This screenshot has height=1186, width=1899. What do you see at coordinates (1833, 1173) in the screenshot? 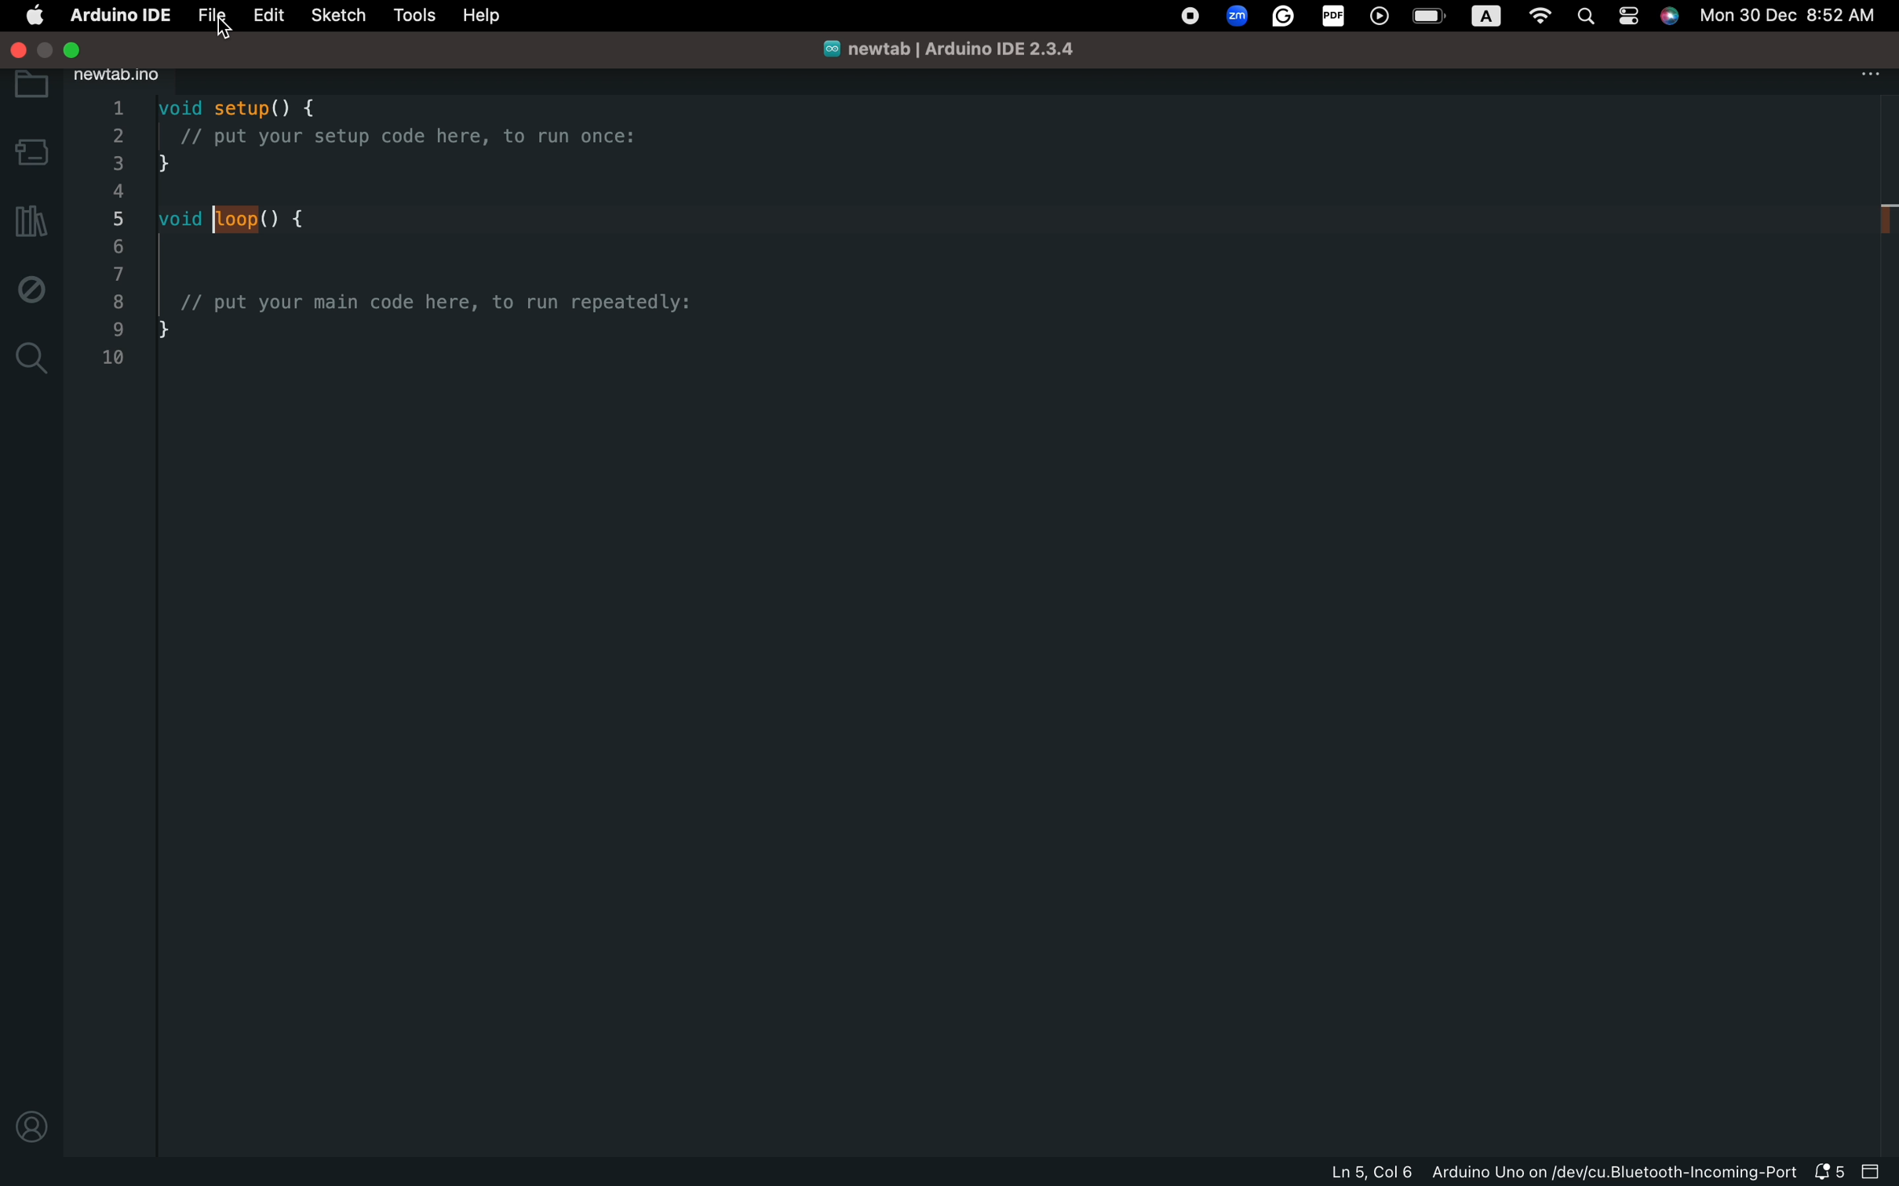
I see `notification` at bounding box center [1833, 1173].